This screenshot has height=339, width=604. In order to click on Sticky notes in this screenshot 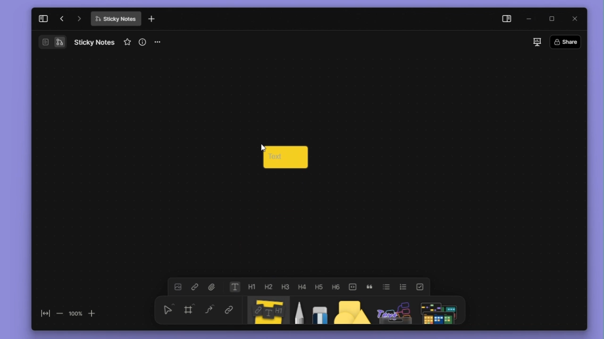, I will do `click(266, 310)`.